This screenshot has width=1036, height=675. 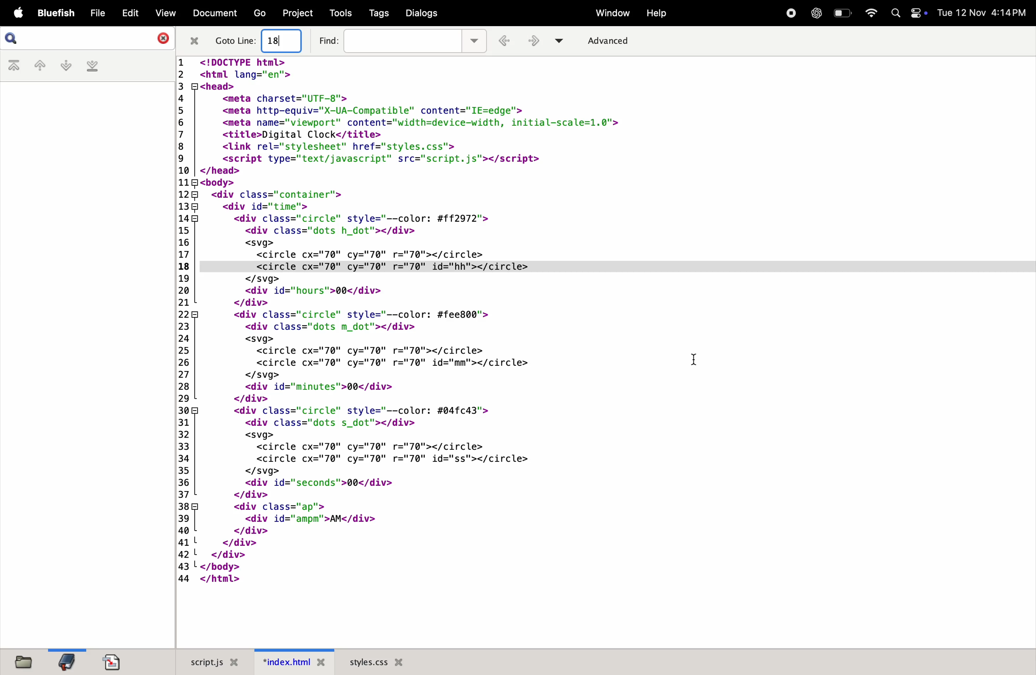 I want to click on backward, so click(x=507, y=41).